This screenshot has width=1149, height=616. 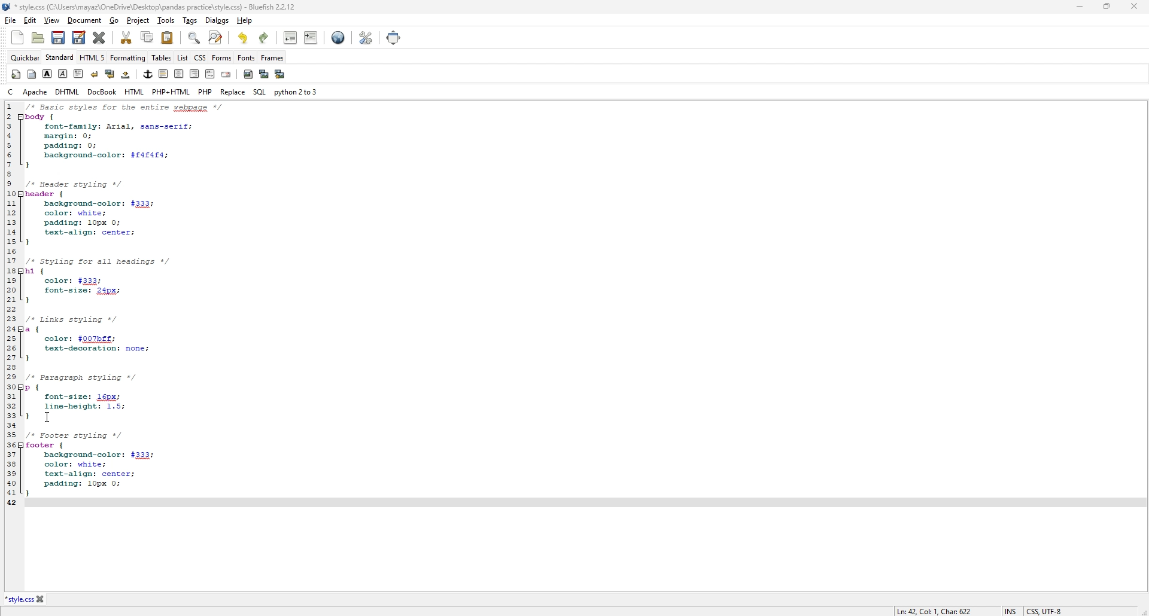 What do you see at coordinates (244, 38) in the screenshot?
I see `undo` at bounding box center [244, 38].